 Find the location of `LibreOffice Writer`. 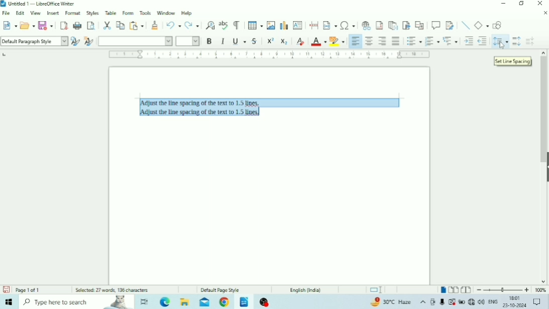

LibreOffice Writer is located at coordinates (243, 302).